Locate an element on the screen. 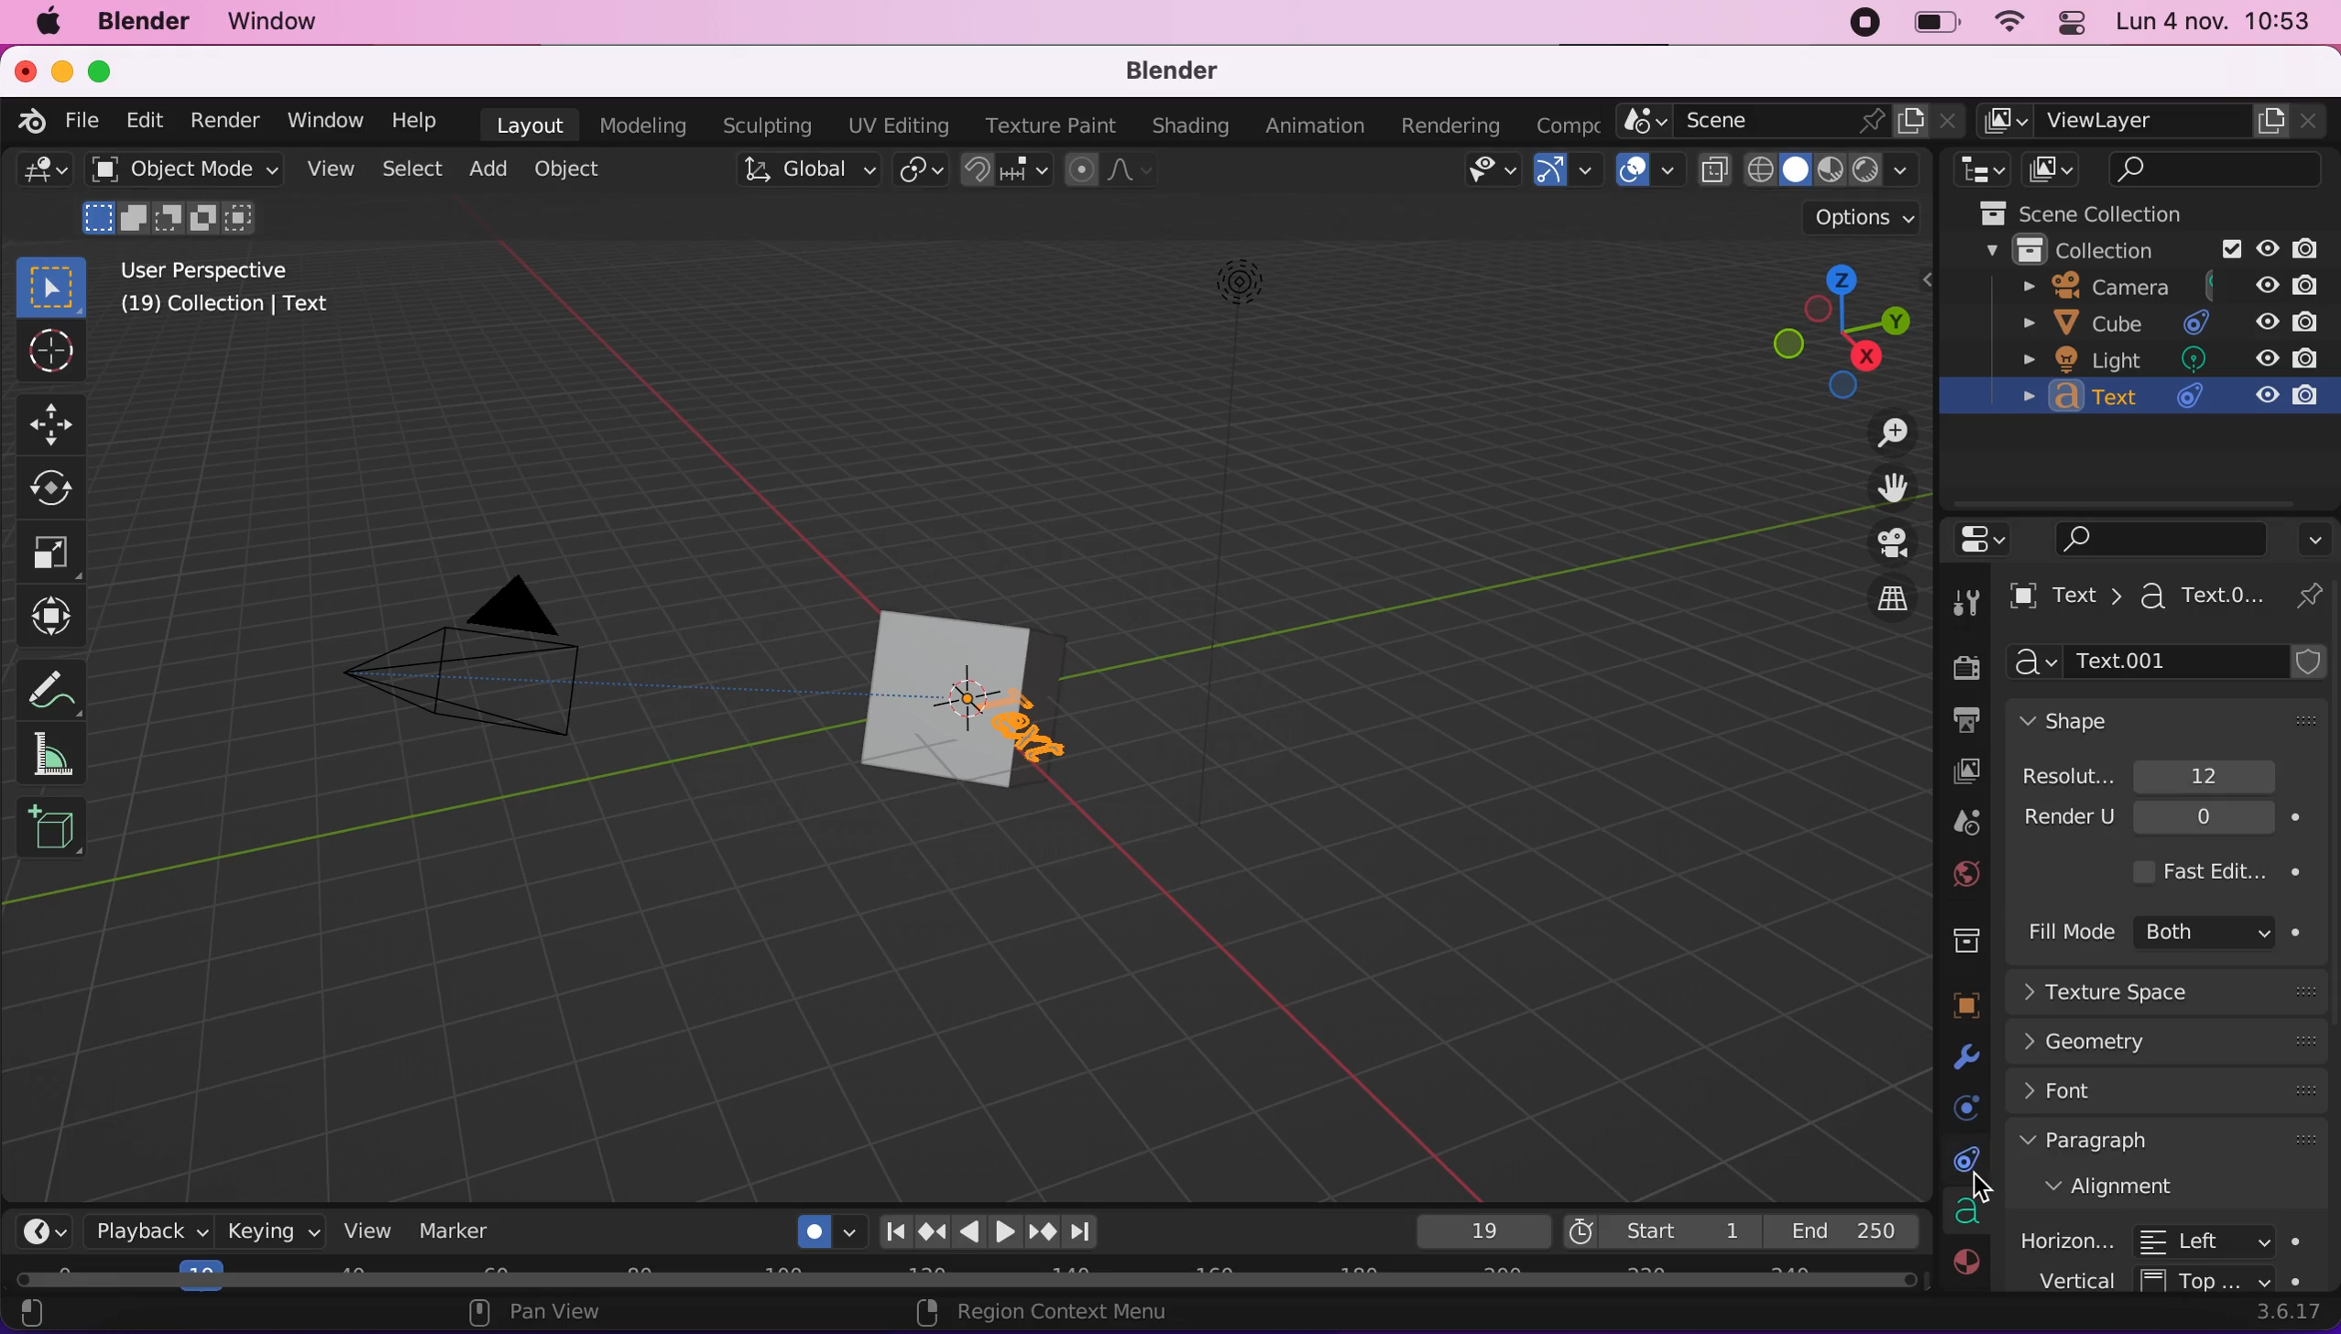 The width and height of the screenshot is (2341, 1334). font is located at coordinates (2170, 1098).